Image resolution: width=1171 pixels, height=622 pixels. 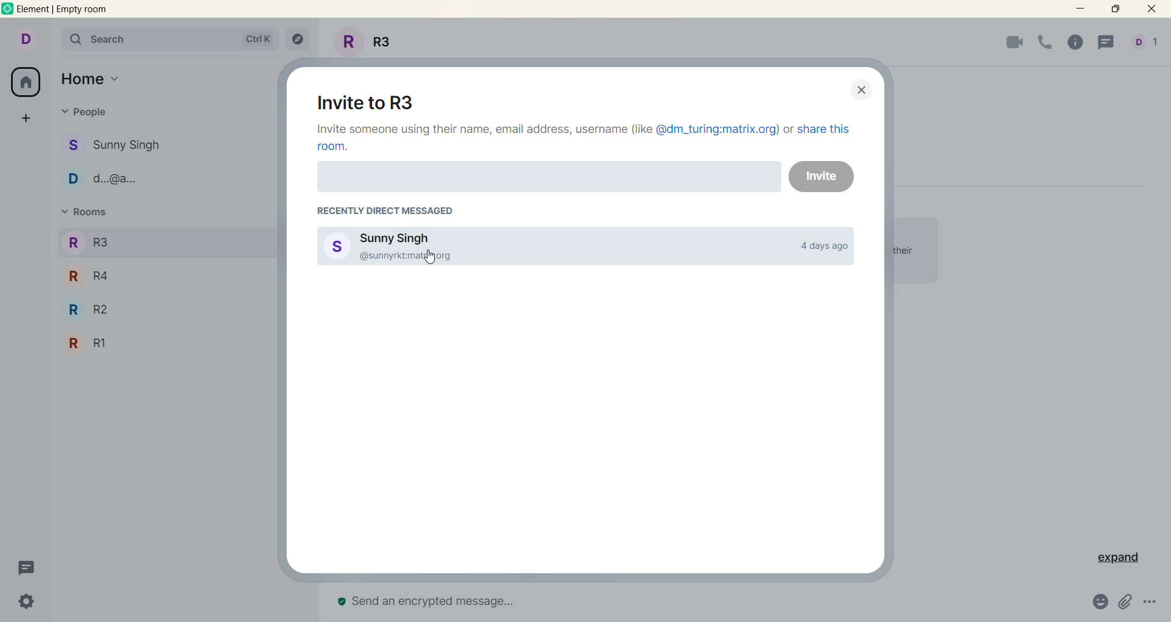 I want to click on recently direct message, so click(x=382, y=209).